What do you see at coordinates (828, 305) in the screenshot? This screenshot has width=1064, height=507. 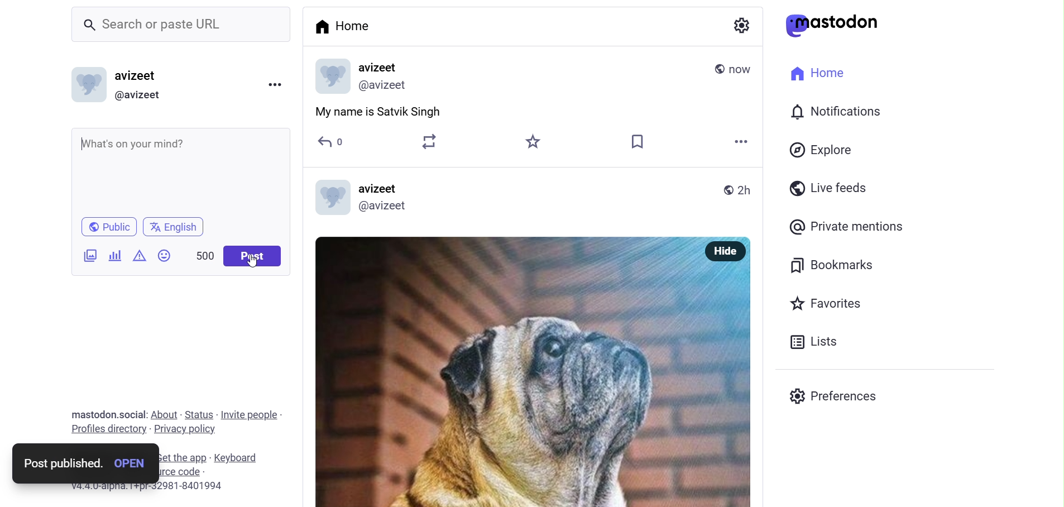 I see `Favorites` at bounding box center [828, 305].